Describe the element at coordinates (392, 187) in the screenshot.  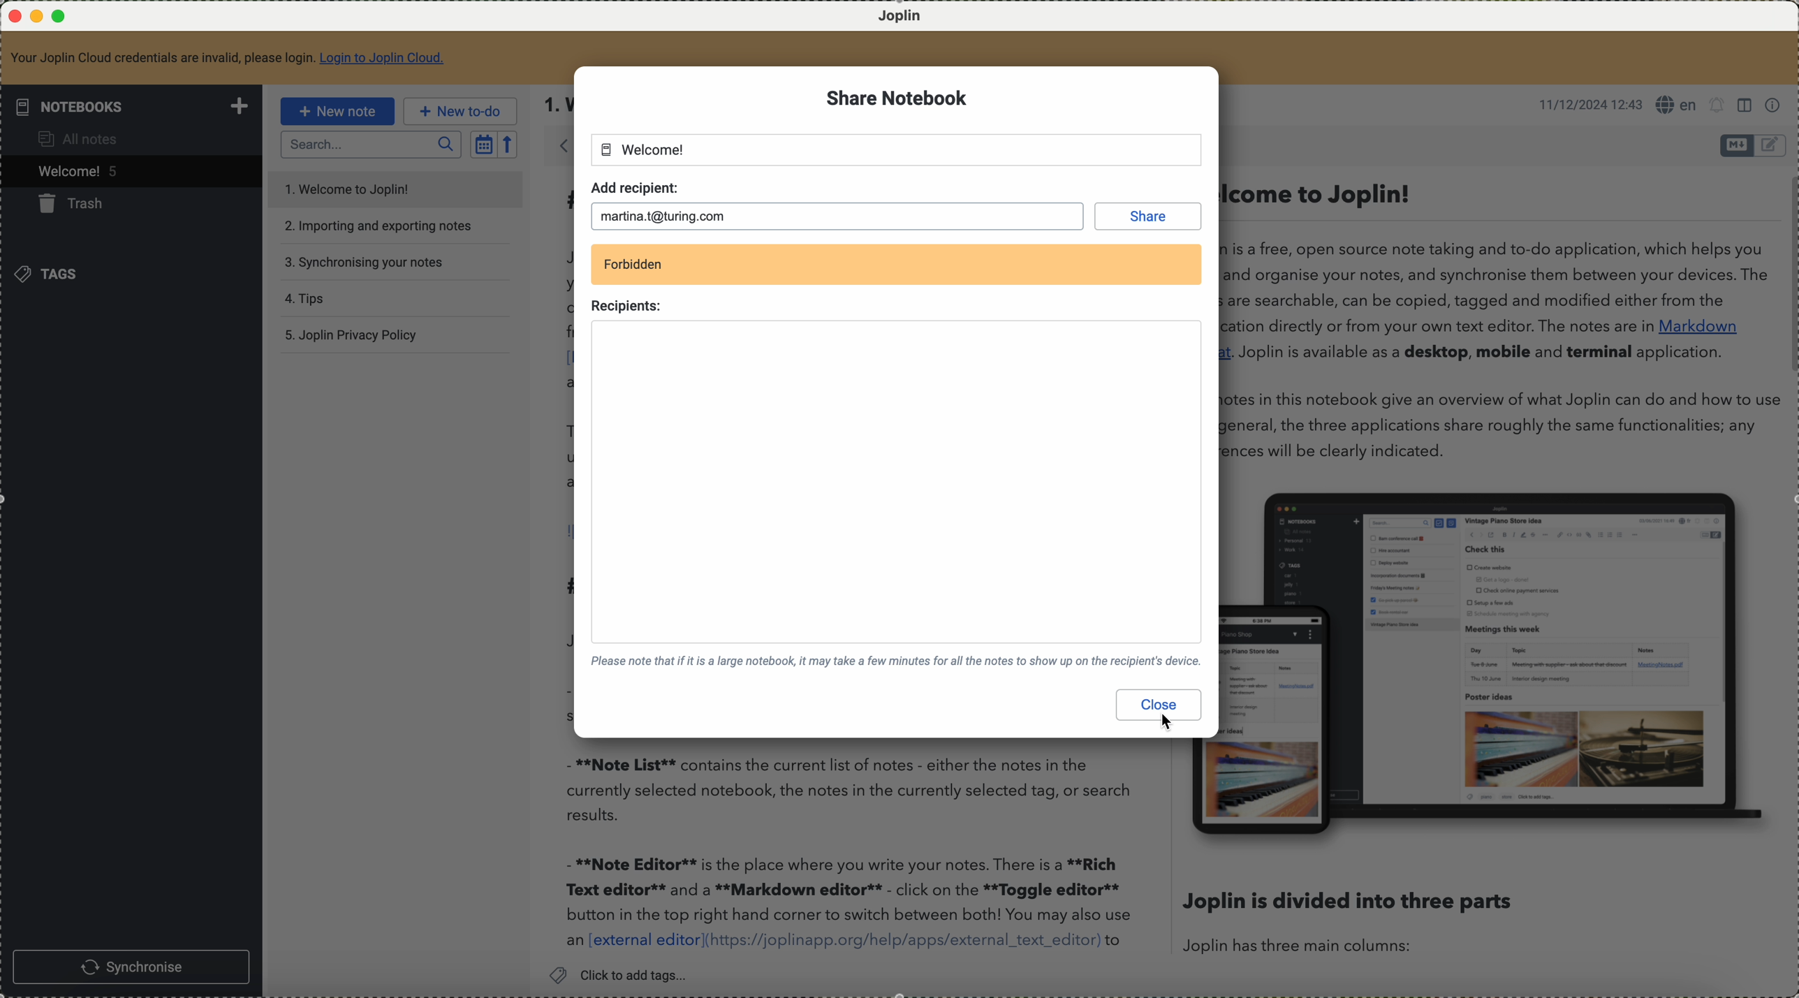
I see `welcome to Joplin note` at that location.